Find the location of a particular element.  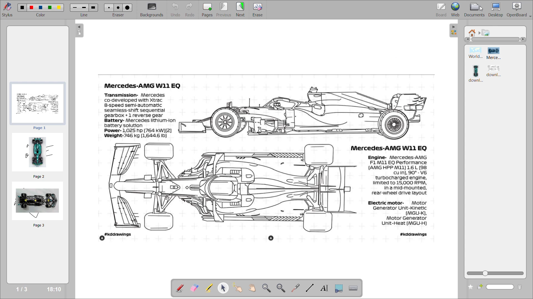

line is located at coordinates (85, 15).